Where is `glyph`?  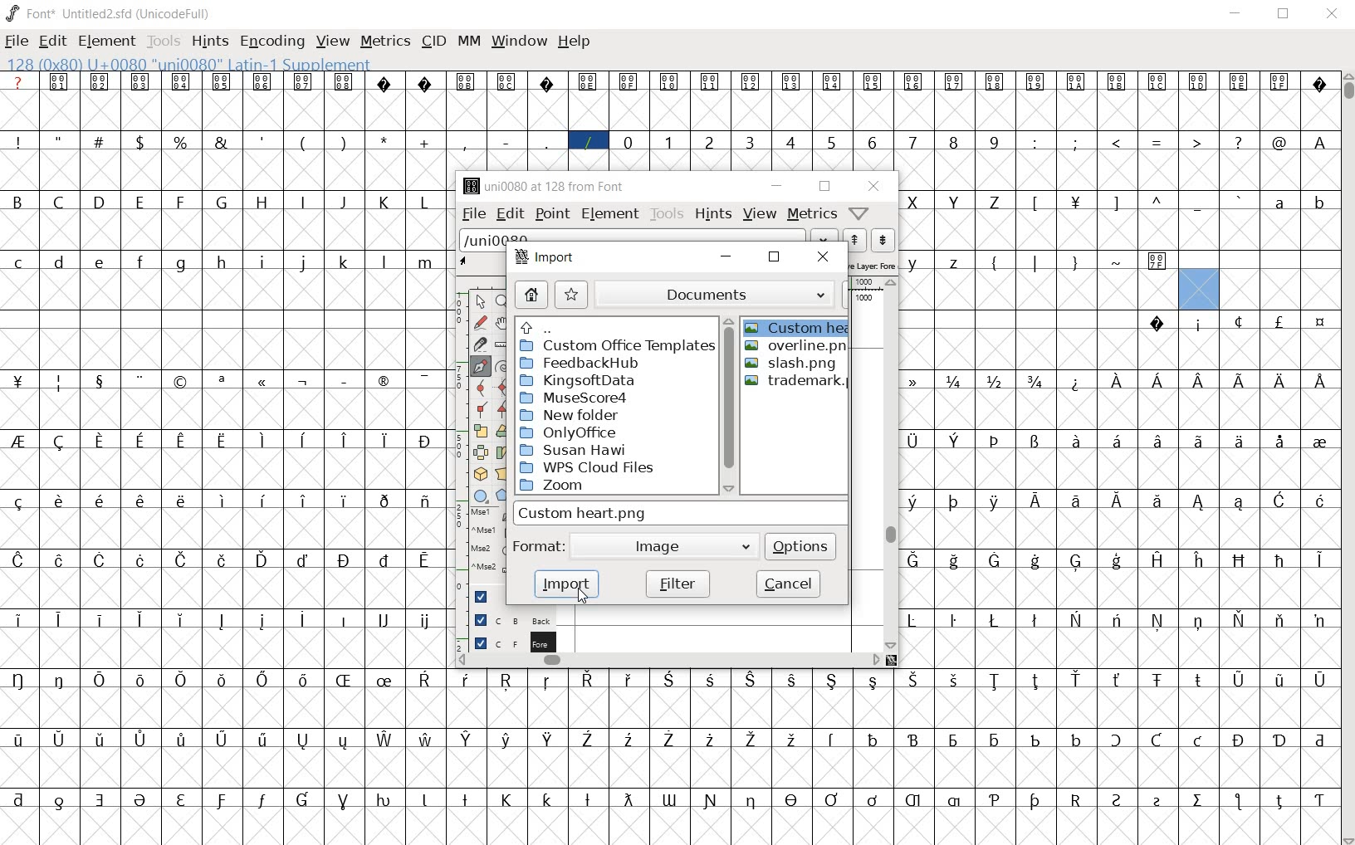 glyph is located at coordinates (1157, 802).